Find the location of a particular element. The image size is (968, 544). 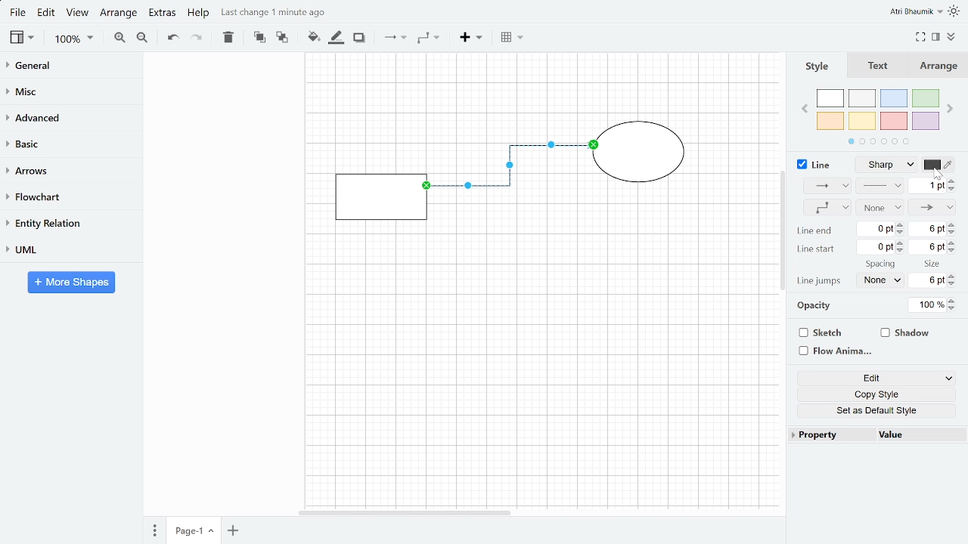

Shadow is located at coordinates (915, 332).